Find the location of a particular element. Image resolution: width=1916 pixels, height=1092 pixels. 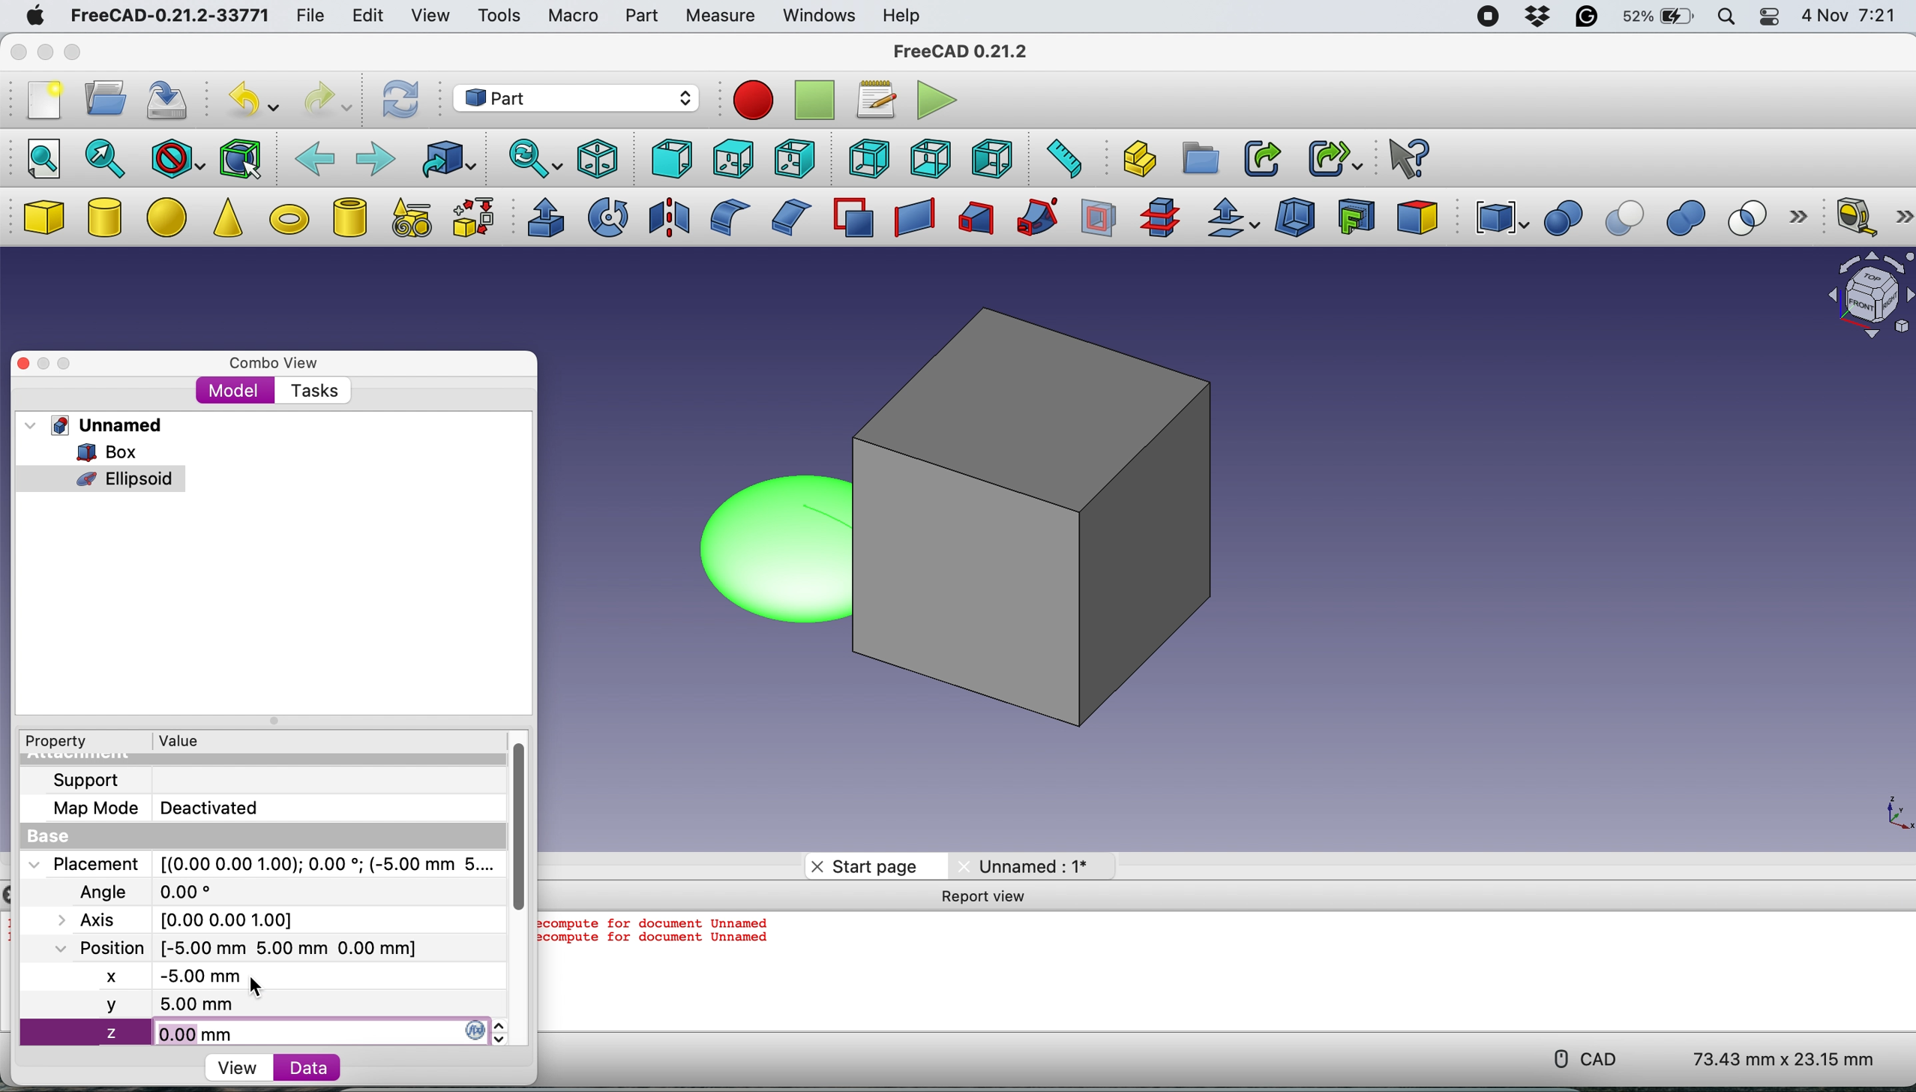

sweep is located at coordinates (1031, 218).